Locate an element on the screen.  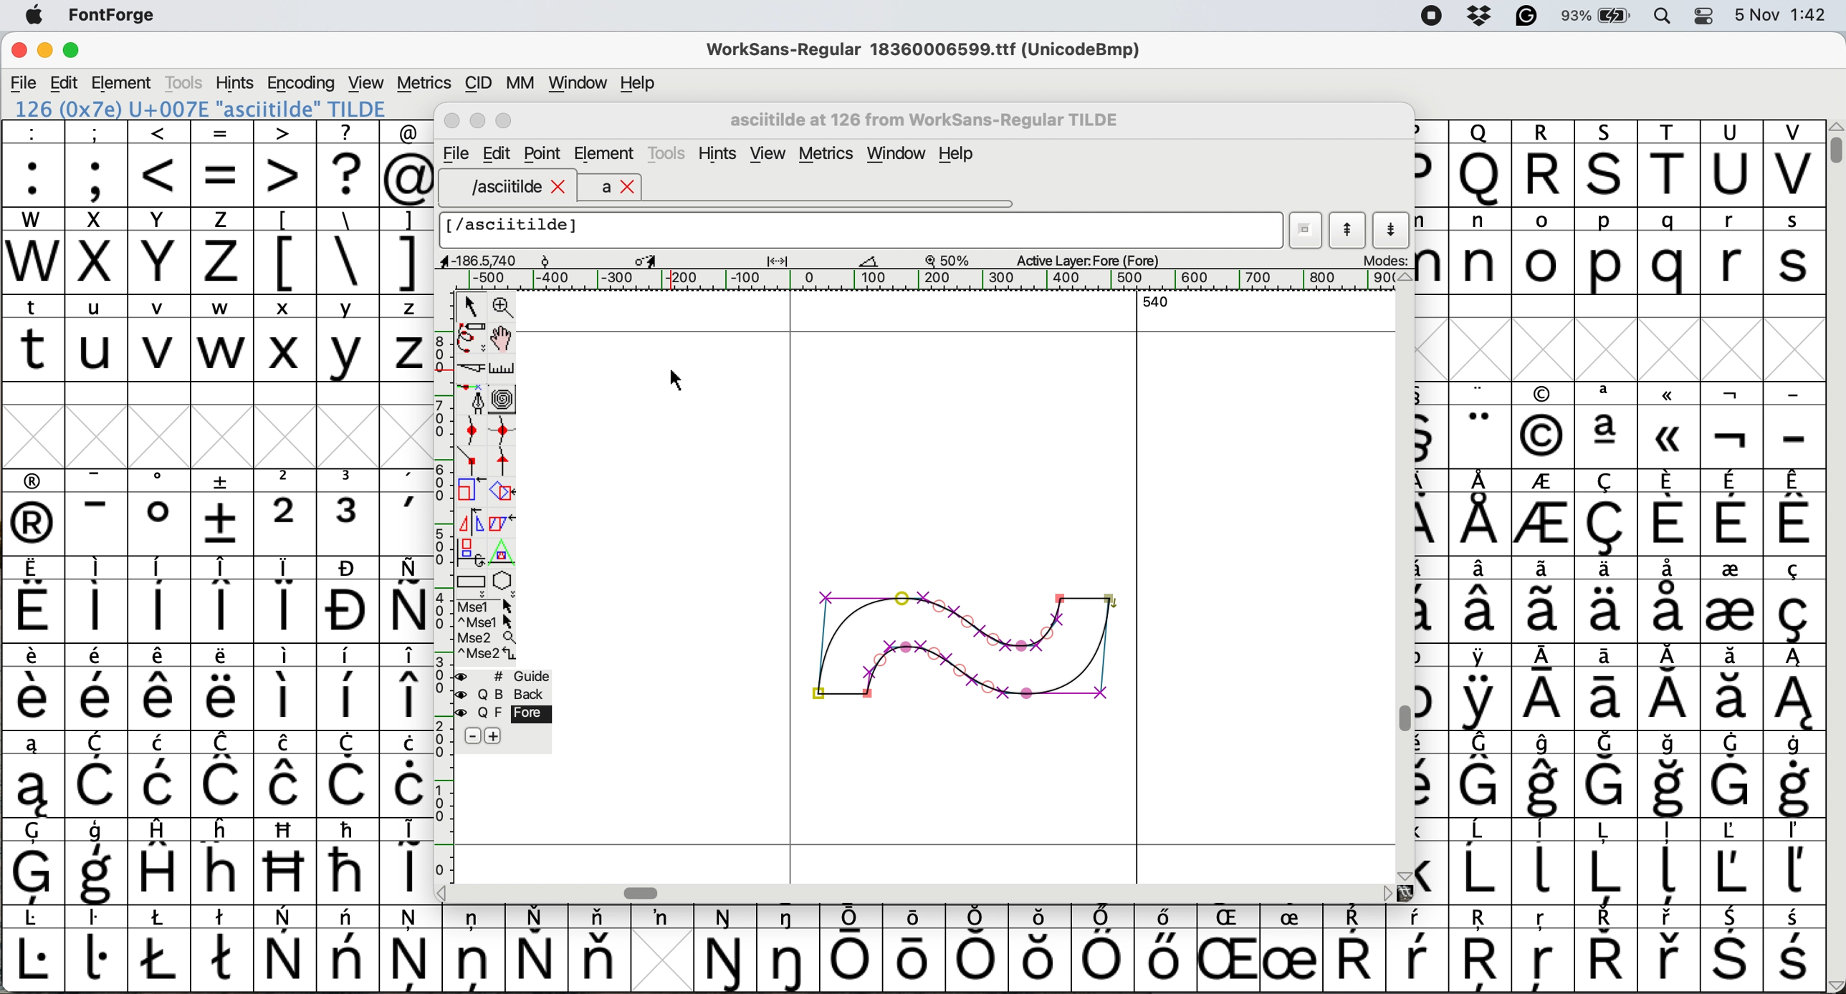
p is located at coordinates (1607, 254).